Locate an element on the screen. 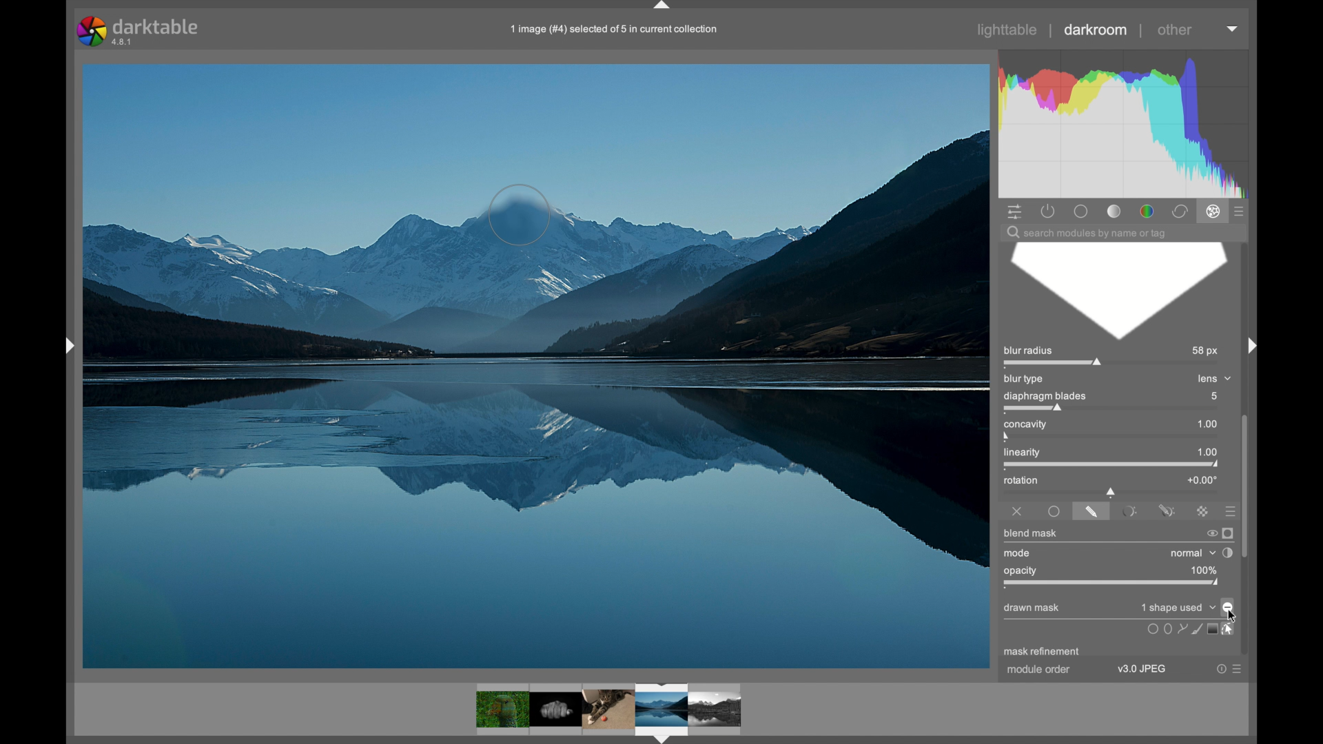 The width and height of the screenshot is (1323, 744). tone is located at coordinates (1114, 211).